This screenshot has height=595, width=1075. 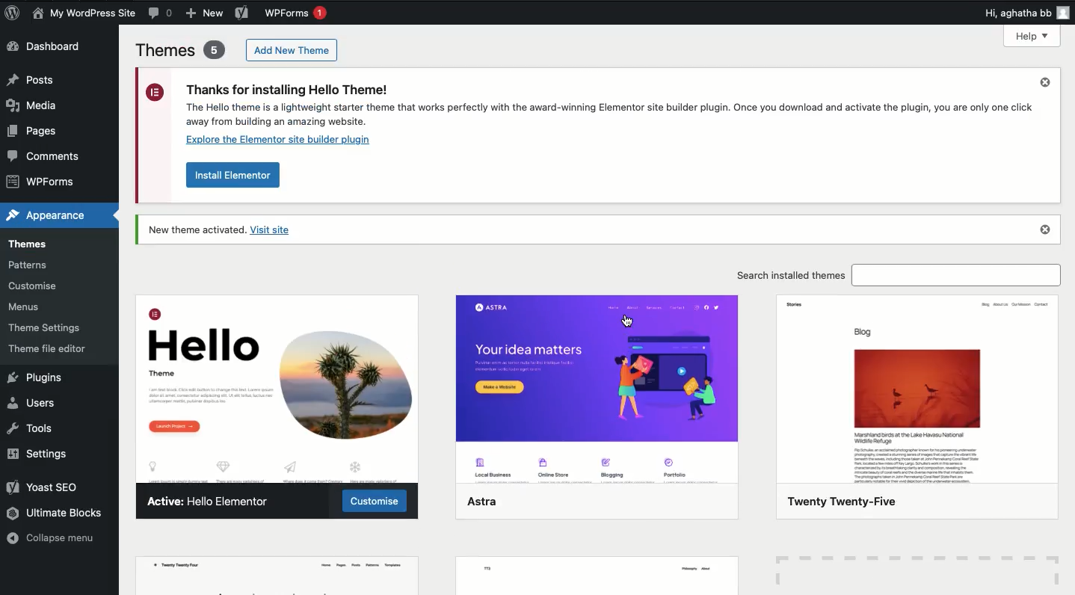 What do you see at coordinates (55, 350) in the screenshot?
I see `Theme file editor` at bounding box center [55, 350].